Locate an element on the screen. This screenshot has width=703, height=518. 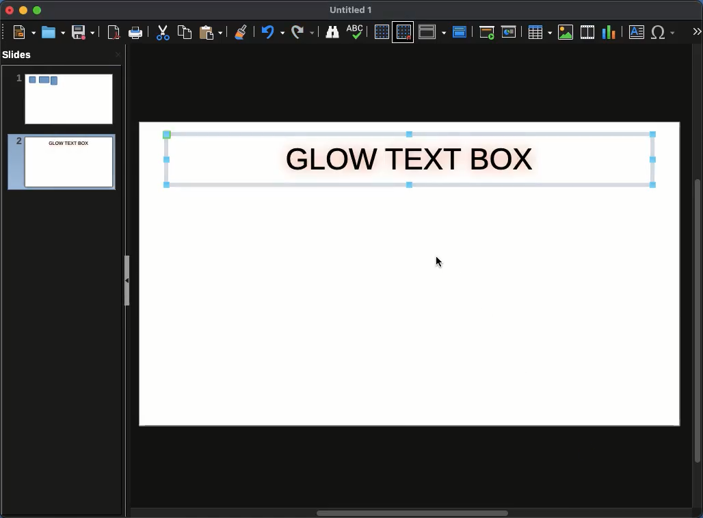
Print is located at coordinates (136, 33).